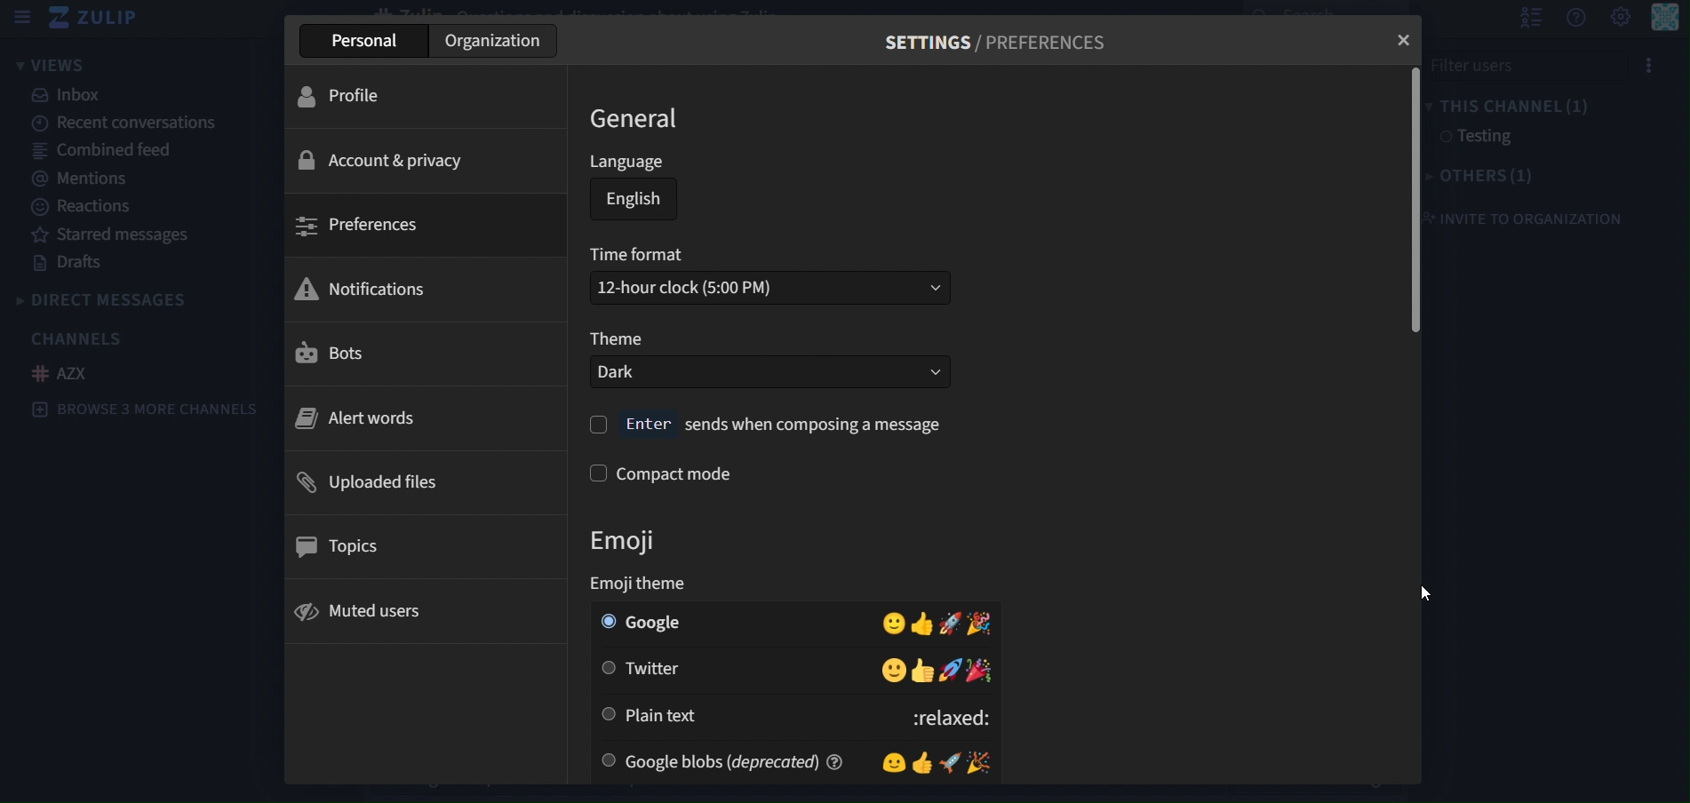 Image resolution: width=1690 pixels, height=803 pixels. I want to click on reactions, so click(96, 207).